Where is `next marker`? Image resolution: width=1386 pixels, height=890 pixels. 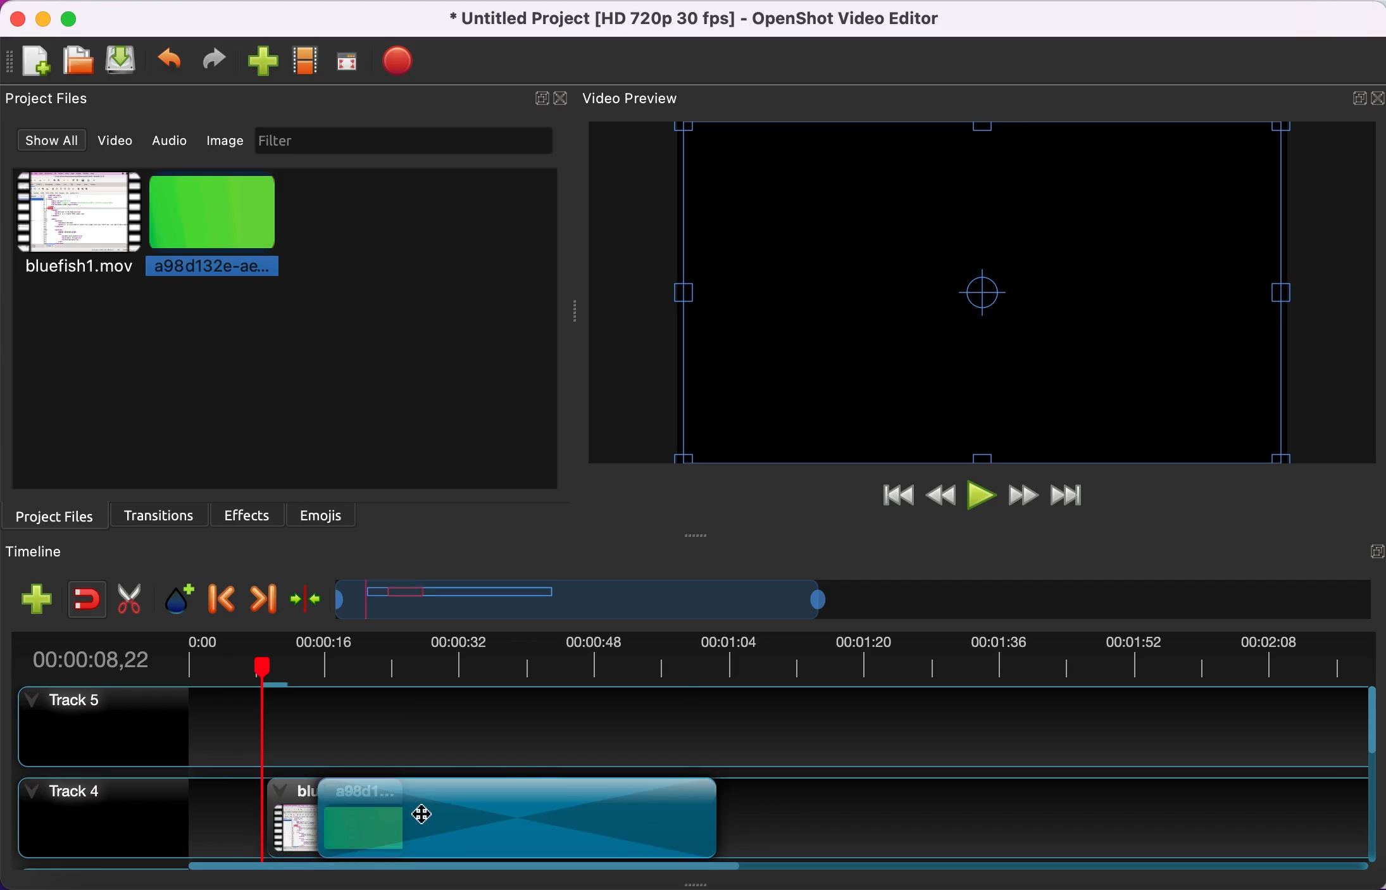 next marker is located at coordinates (267, 598).